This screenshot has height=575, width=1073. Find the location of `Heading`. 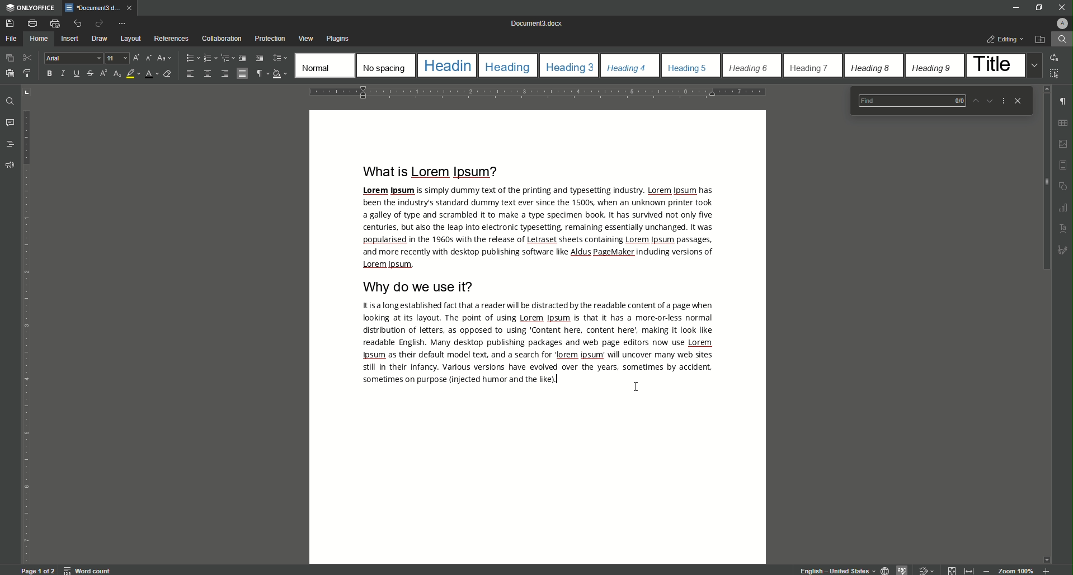

Heading is located at coordinates (507, 66).